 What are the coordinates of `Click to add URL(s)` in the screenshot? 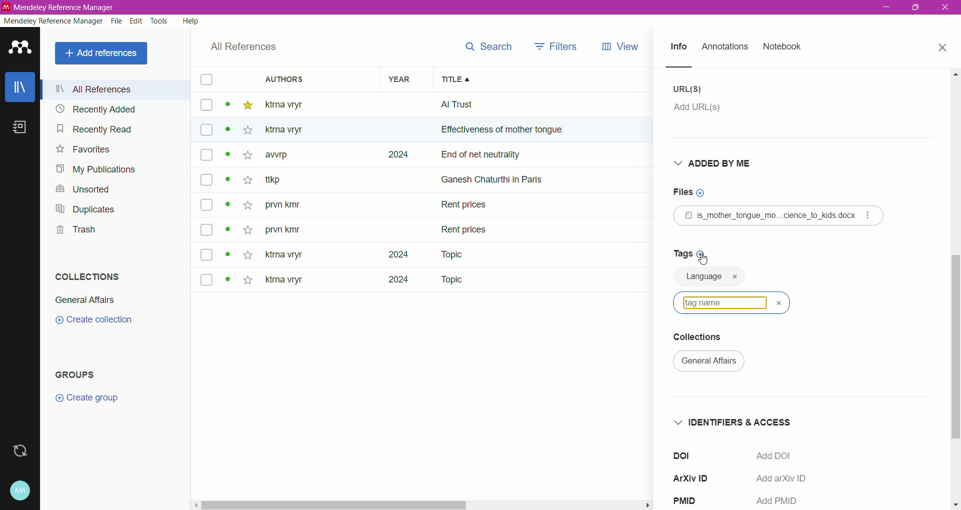 It's located at (704, 110).